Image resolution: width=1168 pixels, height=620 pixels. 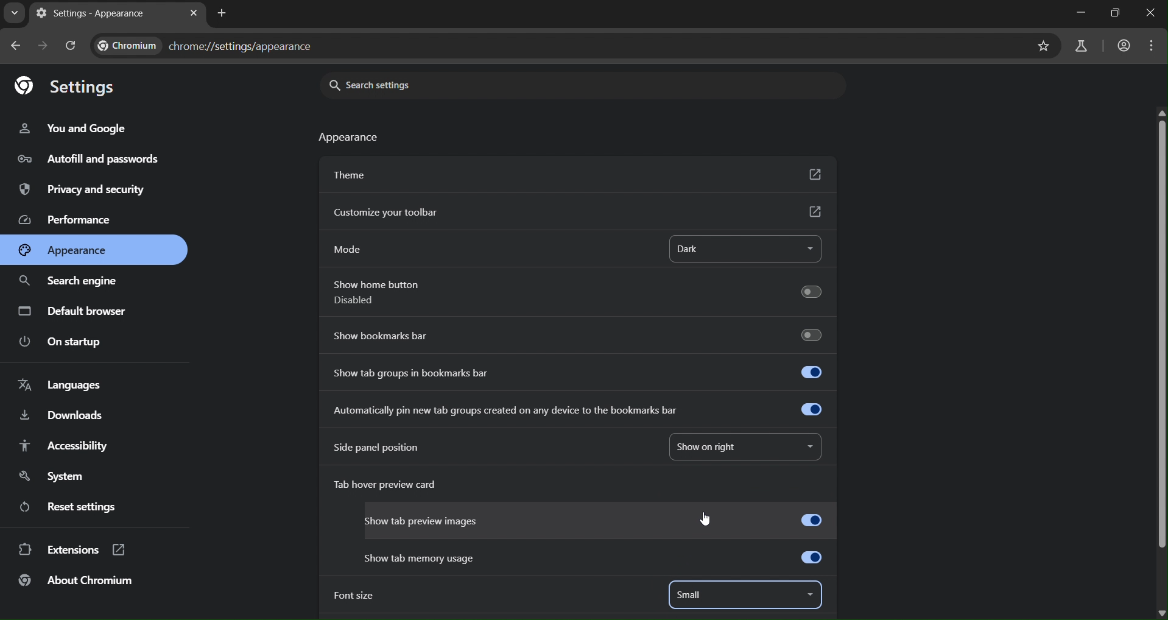 What do you see at coordinates (221, 15) in the screenshot?
I see `new tab` at bounding box center [221, 15].